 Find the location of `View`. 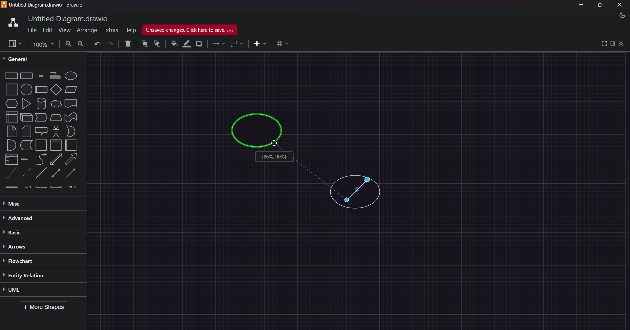

View is located at coordinates (62, 30).